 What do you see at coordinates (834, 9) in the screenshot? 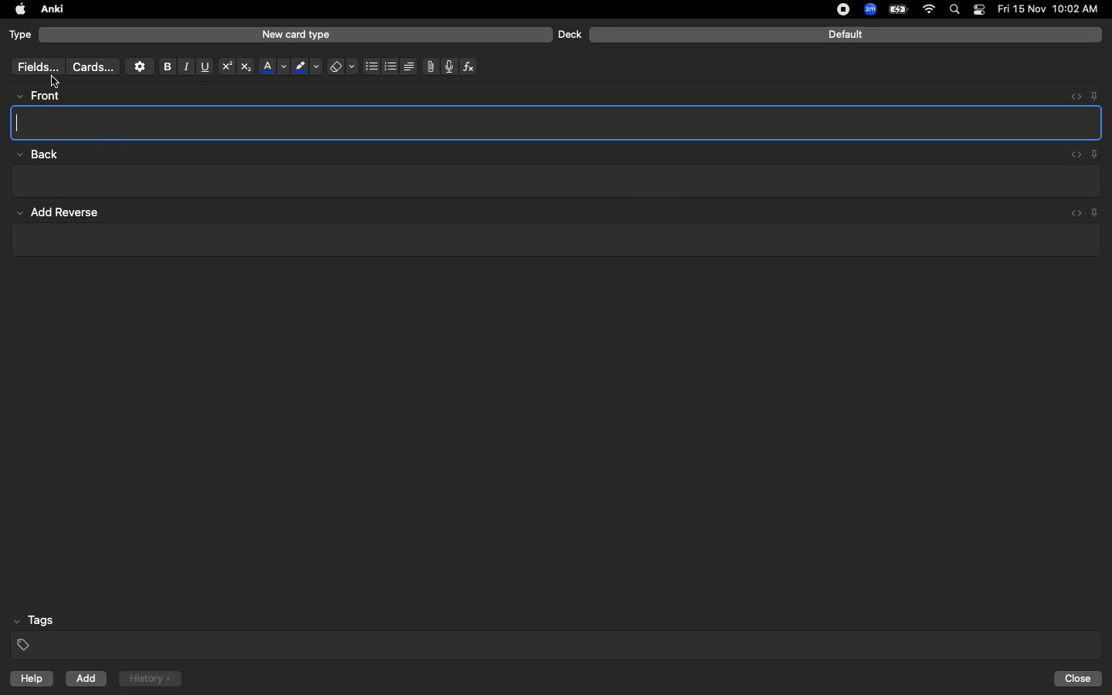
I see `recording` at bounding box center [834, 9].